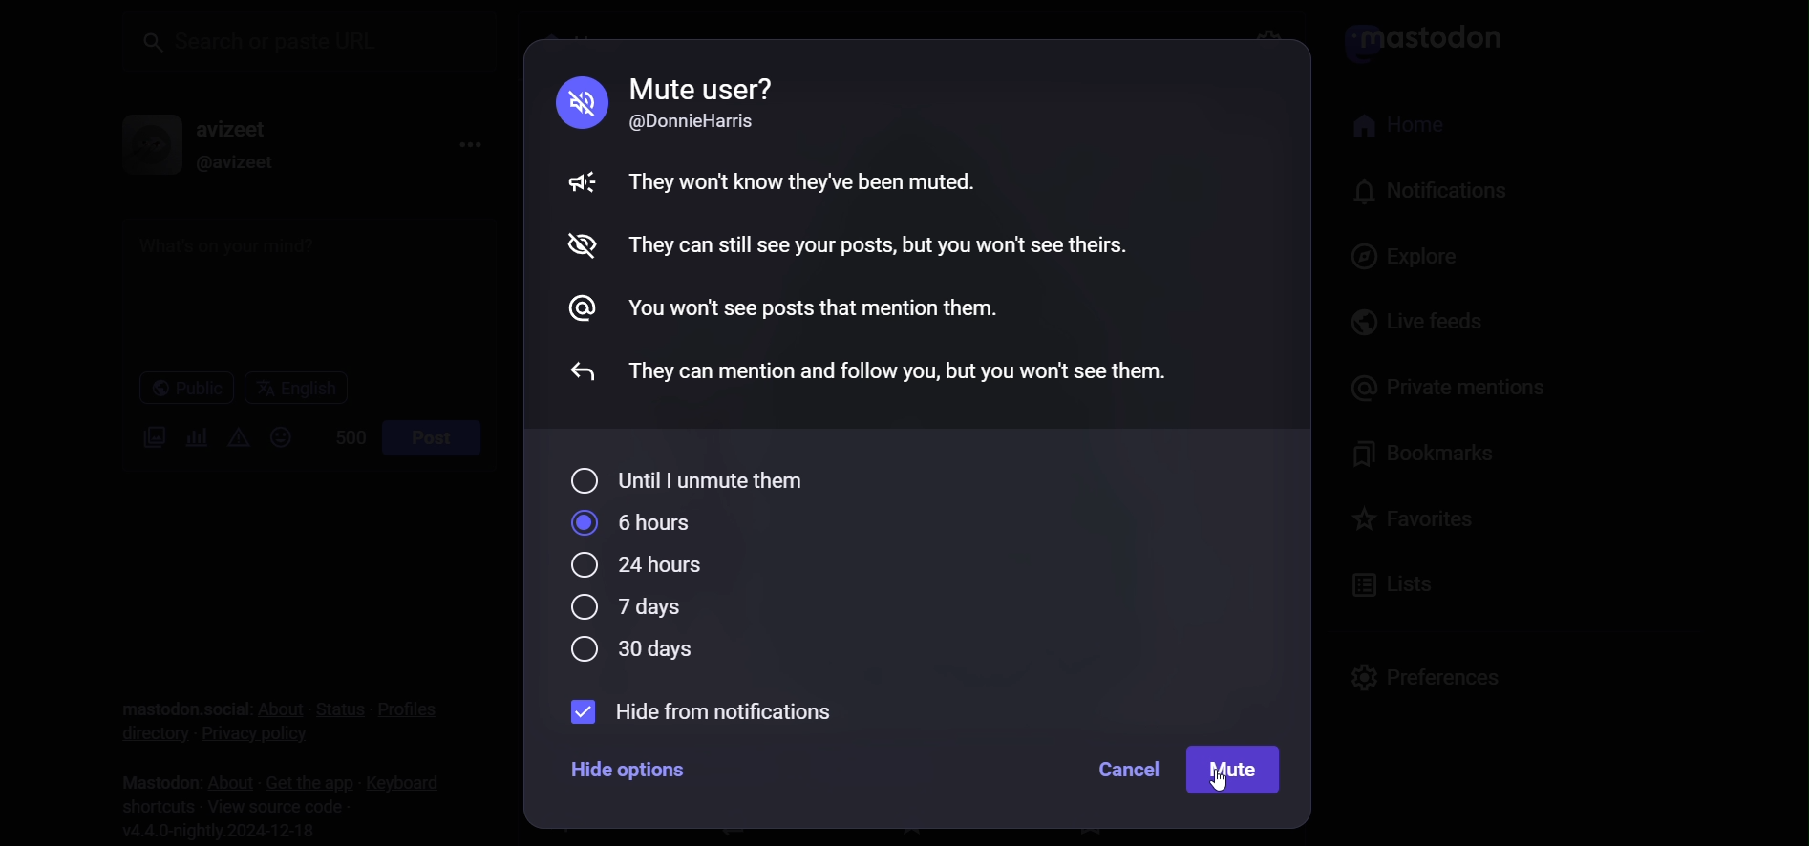 The image size is (1809, 846). Describe the element at coordinates (904, 368) in the screenshot. I see `They can mention and follow you, but you won't see them.` at that location.